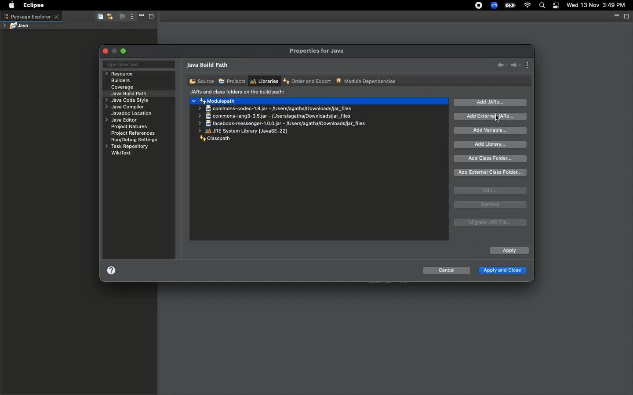 The image size is (633, 395). Describe the element at coordinates (121, 81) in the screenshot. I see `Builders` at that location.